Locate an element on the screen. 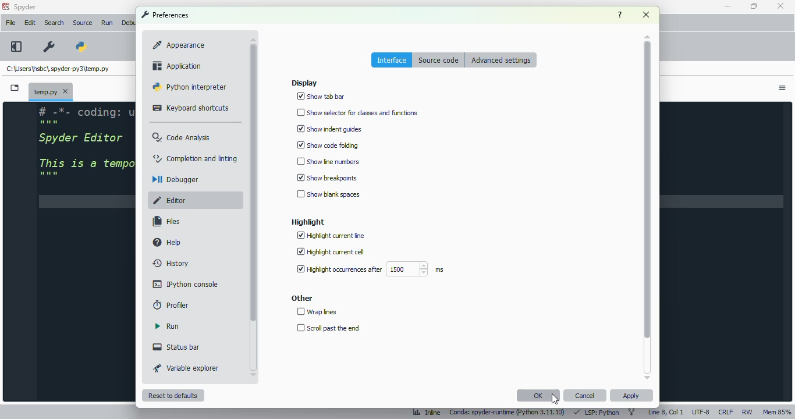  code analysis is located at coordinates (182, 137).